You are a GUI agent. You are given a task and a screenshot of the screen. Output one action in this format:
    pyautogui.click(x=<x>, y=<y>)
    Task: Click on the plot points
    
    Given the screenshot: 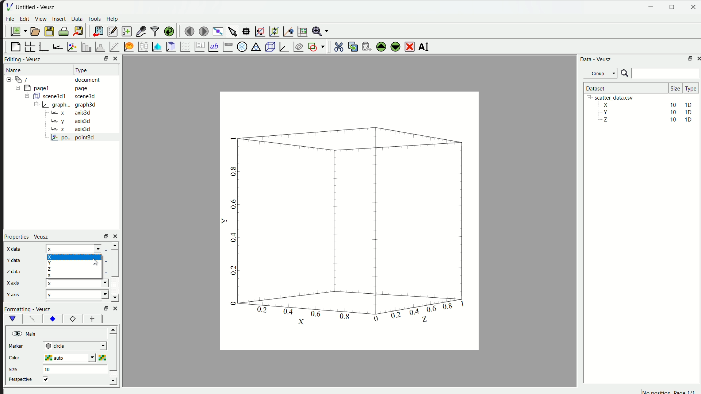 What is the action you would take?
    pyautogui.click(x=71, y=47)
    